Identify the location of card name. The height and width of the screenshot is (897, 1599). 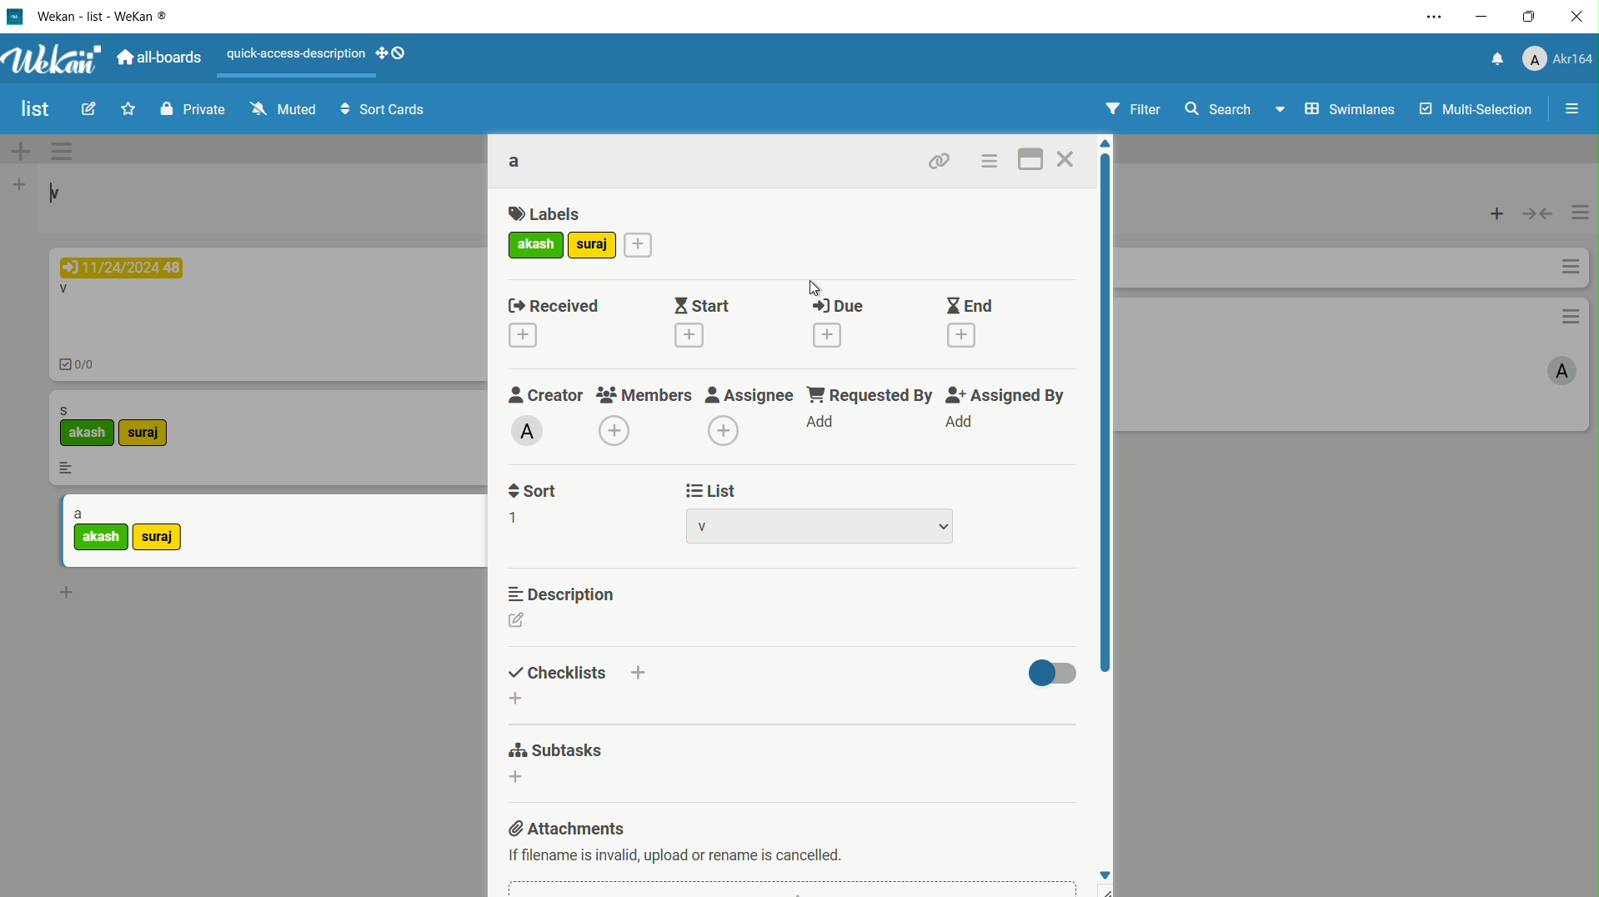
(516, 163).